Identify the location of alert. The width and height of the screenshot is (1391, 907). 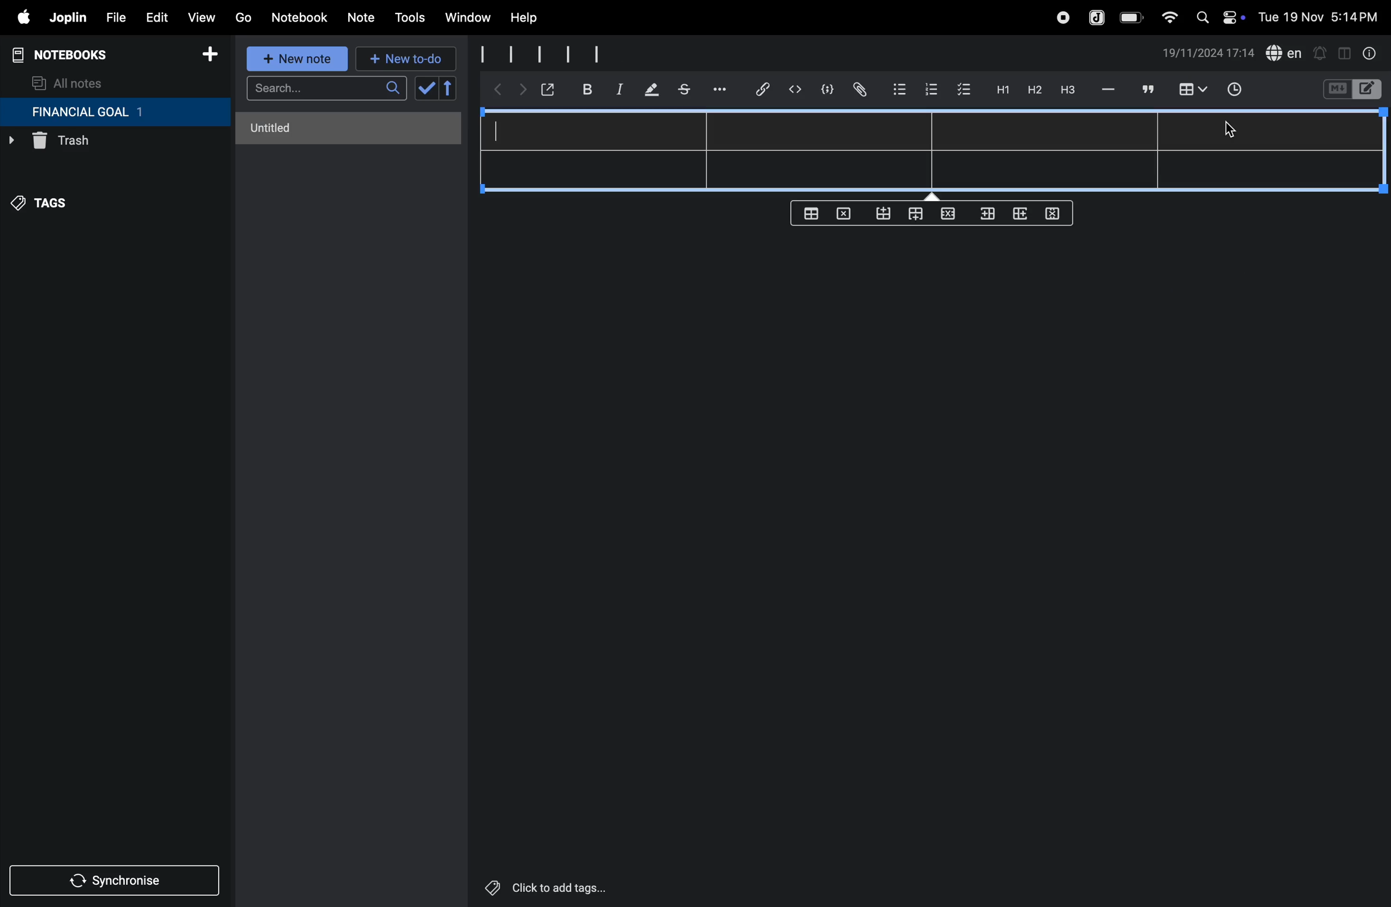
(1319, 53).